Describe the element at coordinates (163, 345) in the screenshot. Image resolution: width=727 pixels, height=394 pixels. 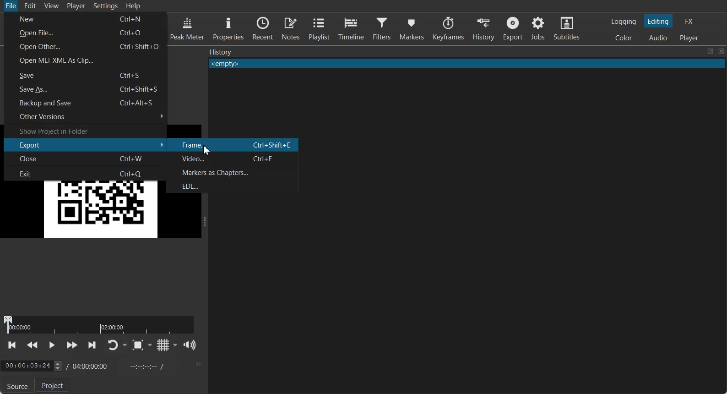
I see `Toggle grid display on the player` at that location.